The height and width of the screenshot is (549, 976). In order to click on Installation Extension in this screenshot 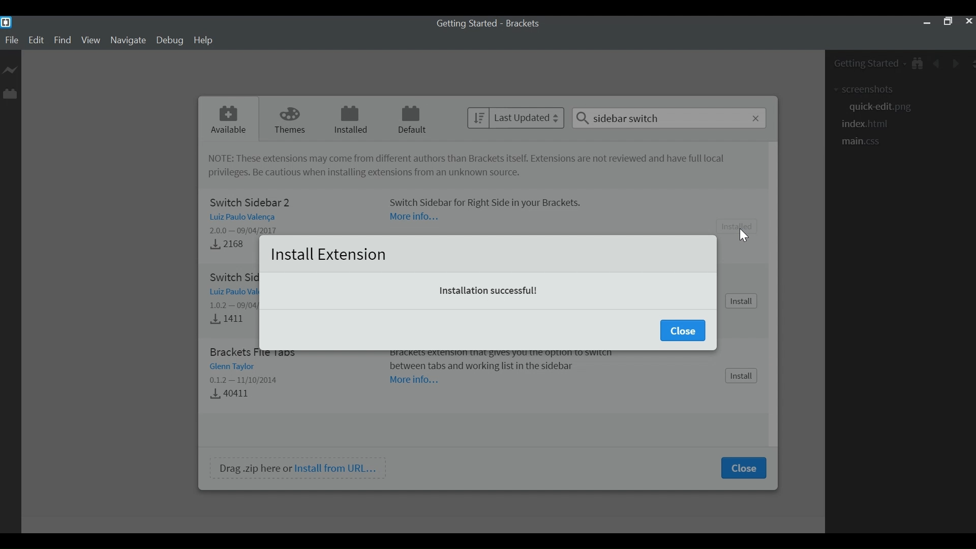, I will do `click(328, 254)`.